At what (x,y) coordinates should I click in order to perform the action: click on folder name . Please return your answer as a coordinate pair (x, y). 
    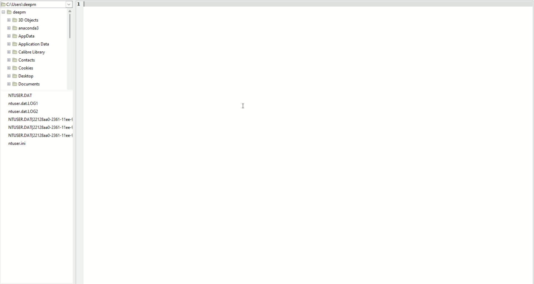
    Looking at the image, I should click on (27, 52).